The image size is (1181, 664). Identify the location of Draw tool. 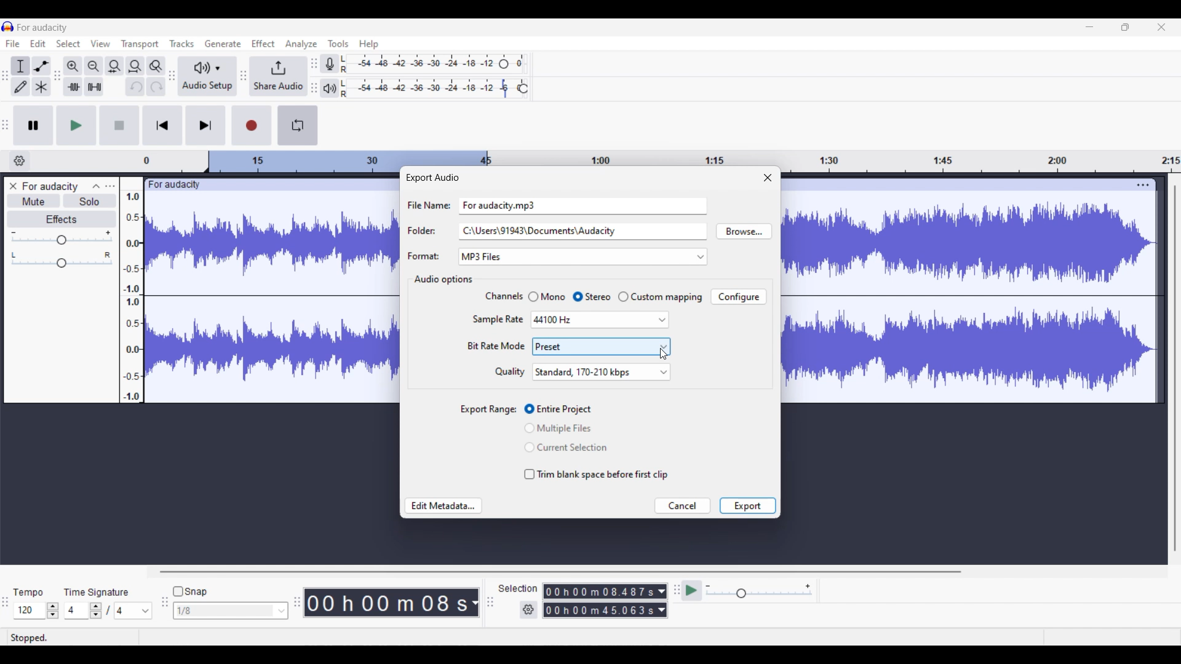
(20, 87).